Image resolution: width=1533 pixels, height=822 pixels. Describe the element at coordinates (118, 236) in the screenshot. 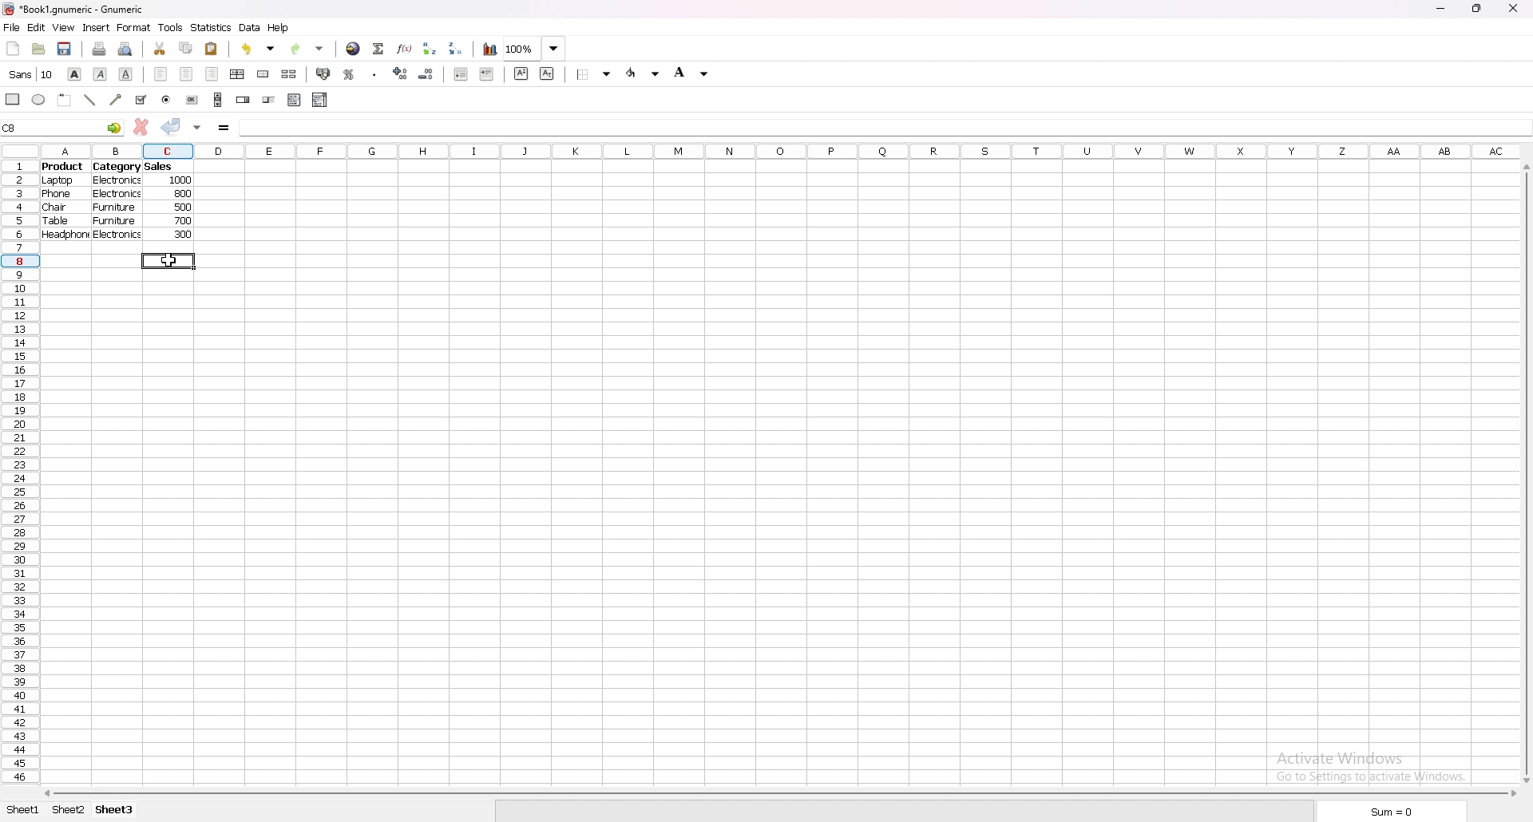

I see `electronics` at that location.